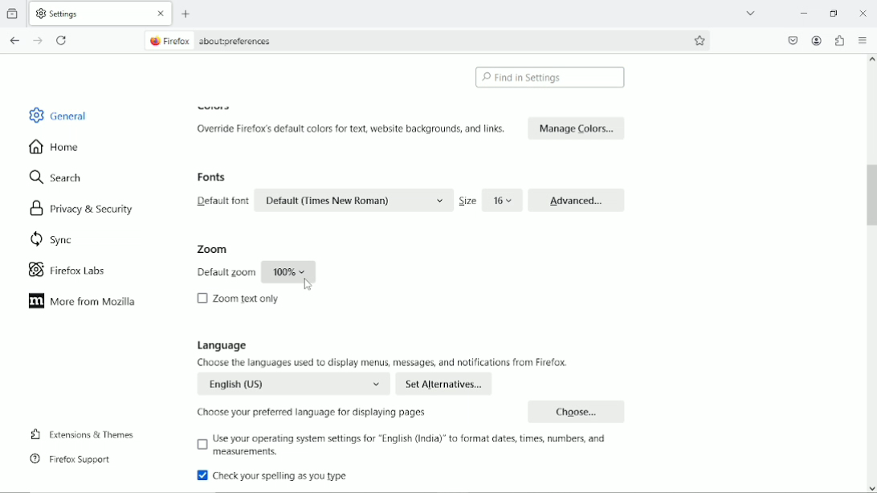 The height and width of the screenshot is (493, 877). What do you see at coordinates (550, 77) in the screenshot?
I see `Find in Settings` at bounding box center [550, 77].